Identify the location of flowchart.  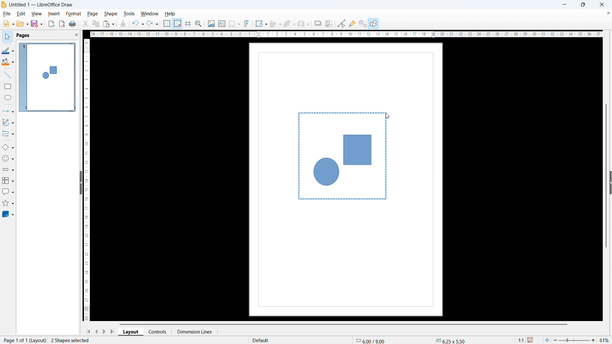
(7, 181).